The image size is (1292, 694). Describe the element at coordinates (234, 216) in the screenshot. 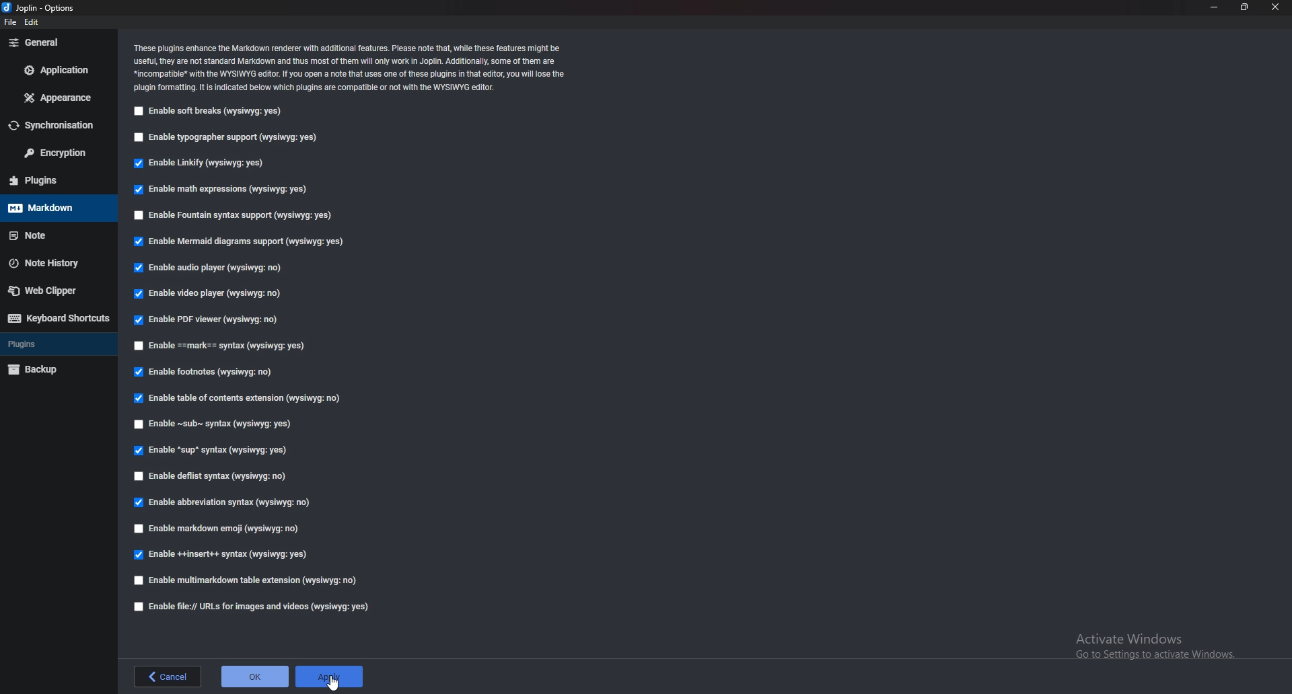

I see `Enable fountain syntax support` at that location.